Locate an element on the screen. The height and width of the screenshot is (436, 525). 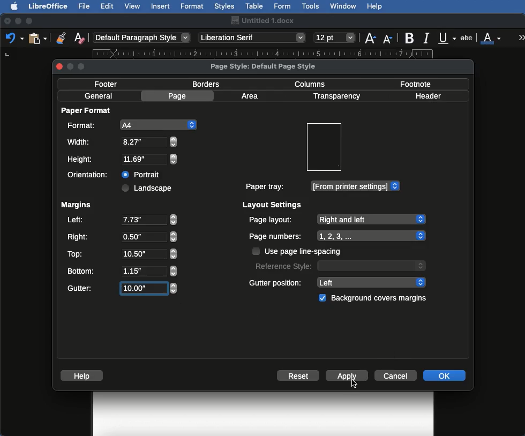
Height is located at coordinates (123, 160).